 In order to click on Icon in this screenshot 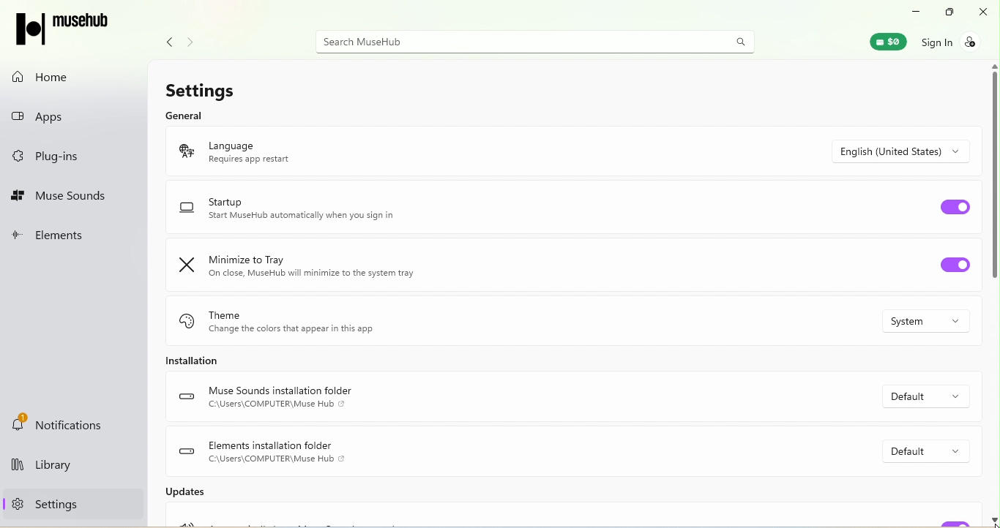, I will do `click(185, 450)`.